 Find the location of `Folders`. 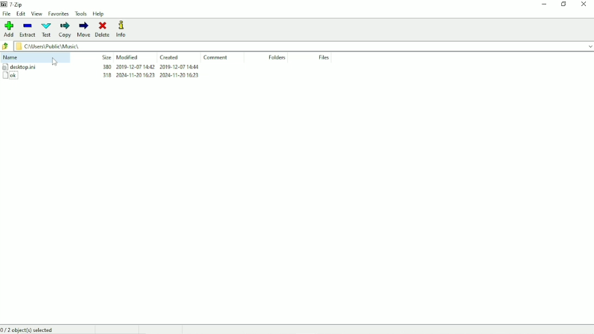

Folders is located at coordinates (278, 58).